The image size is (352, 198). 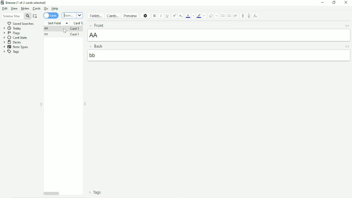 I want to click on Equations, so click(x=256, y=15).